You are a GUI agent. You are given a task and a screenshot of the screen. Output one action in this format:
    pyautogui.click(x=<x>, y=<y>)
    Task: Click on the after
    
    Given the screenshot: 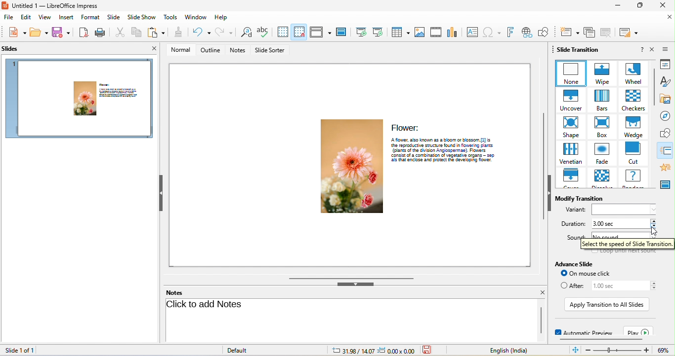 What is the action you would take?
    pyautogui.click(x=571, y=285)
    